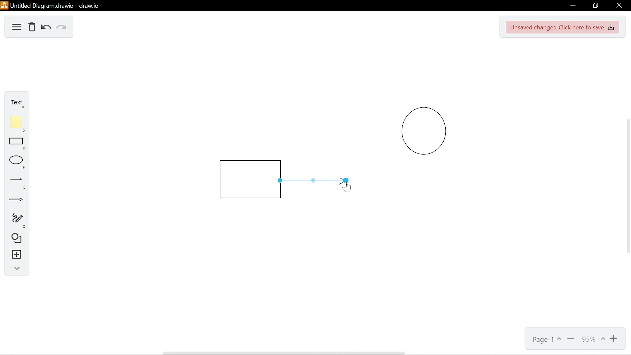 The image size is (631, 355). What do you see at coordinates (14, 255) in the screenshot?
I see `Insert` at bounding box center [14, 255].